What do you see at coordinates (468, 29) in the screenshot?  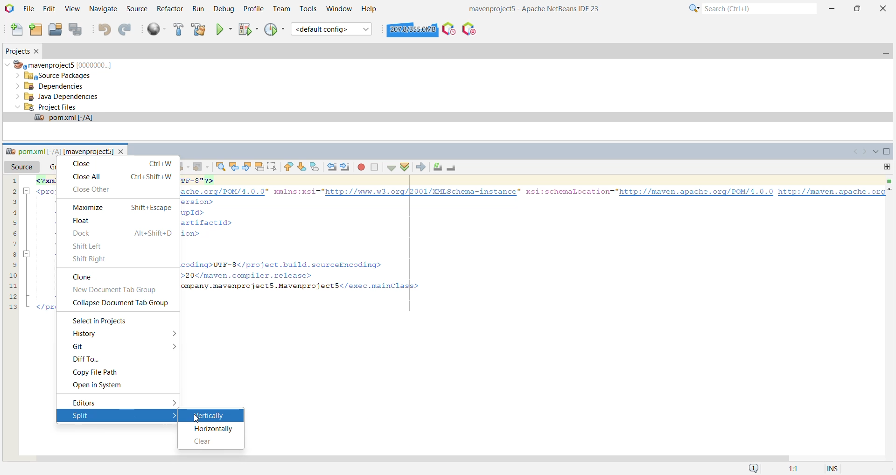 I see `Pause I/O Checks` at bounding box center [468, 29].